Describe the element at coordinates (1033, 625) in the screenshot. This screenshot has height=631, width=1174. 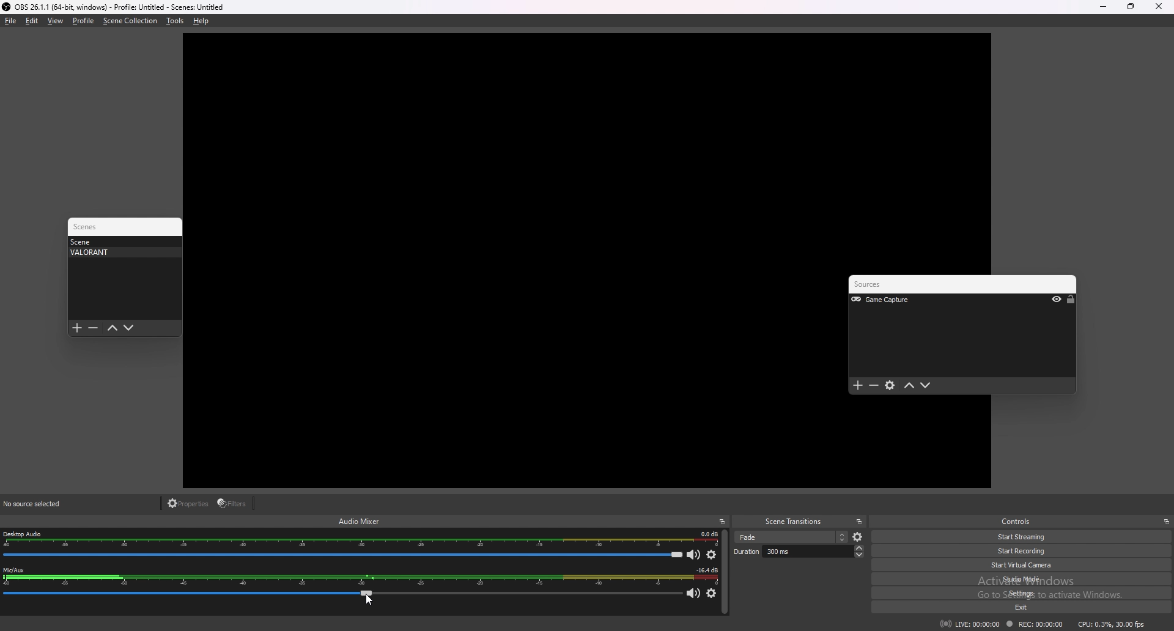
I see `rec 00:00:00` at that location.